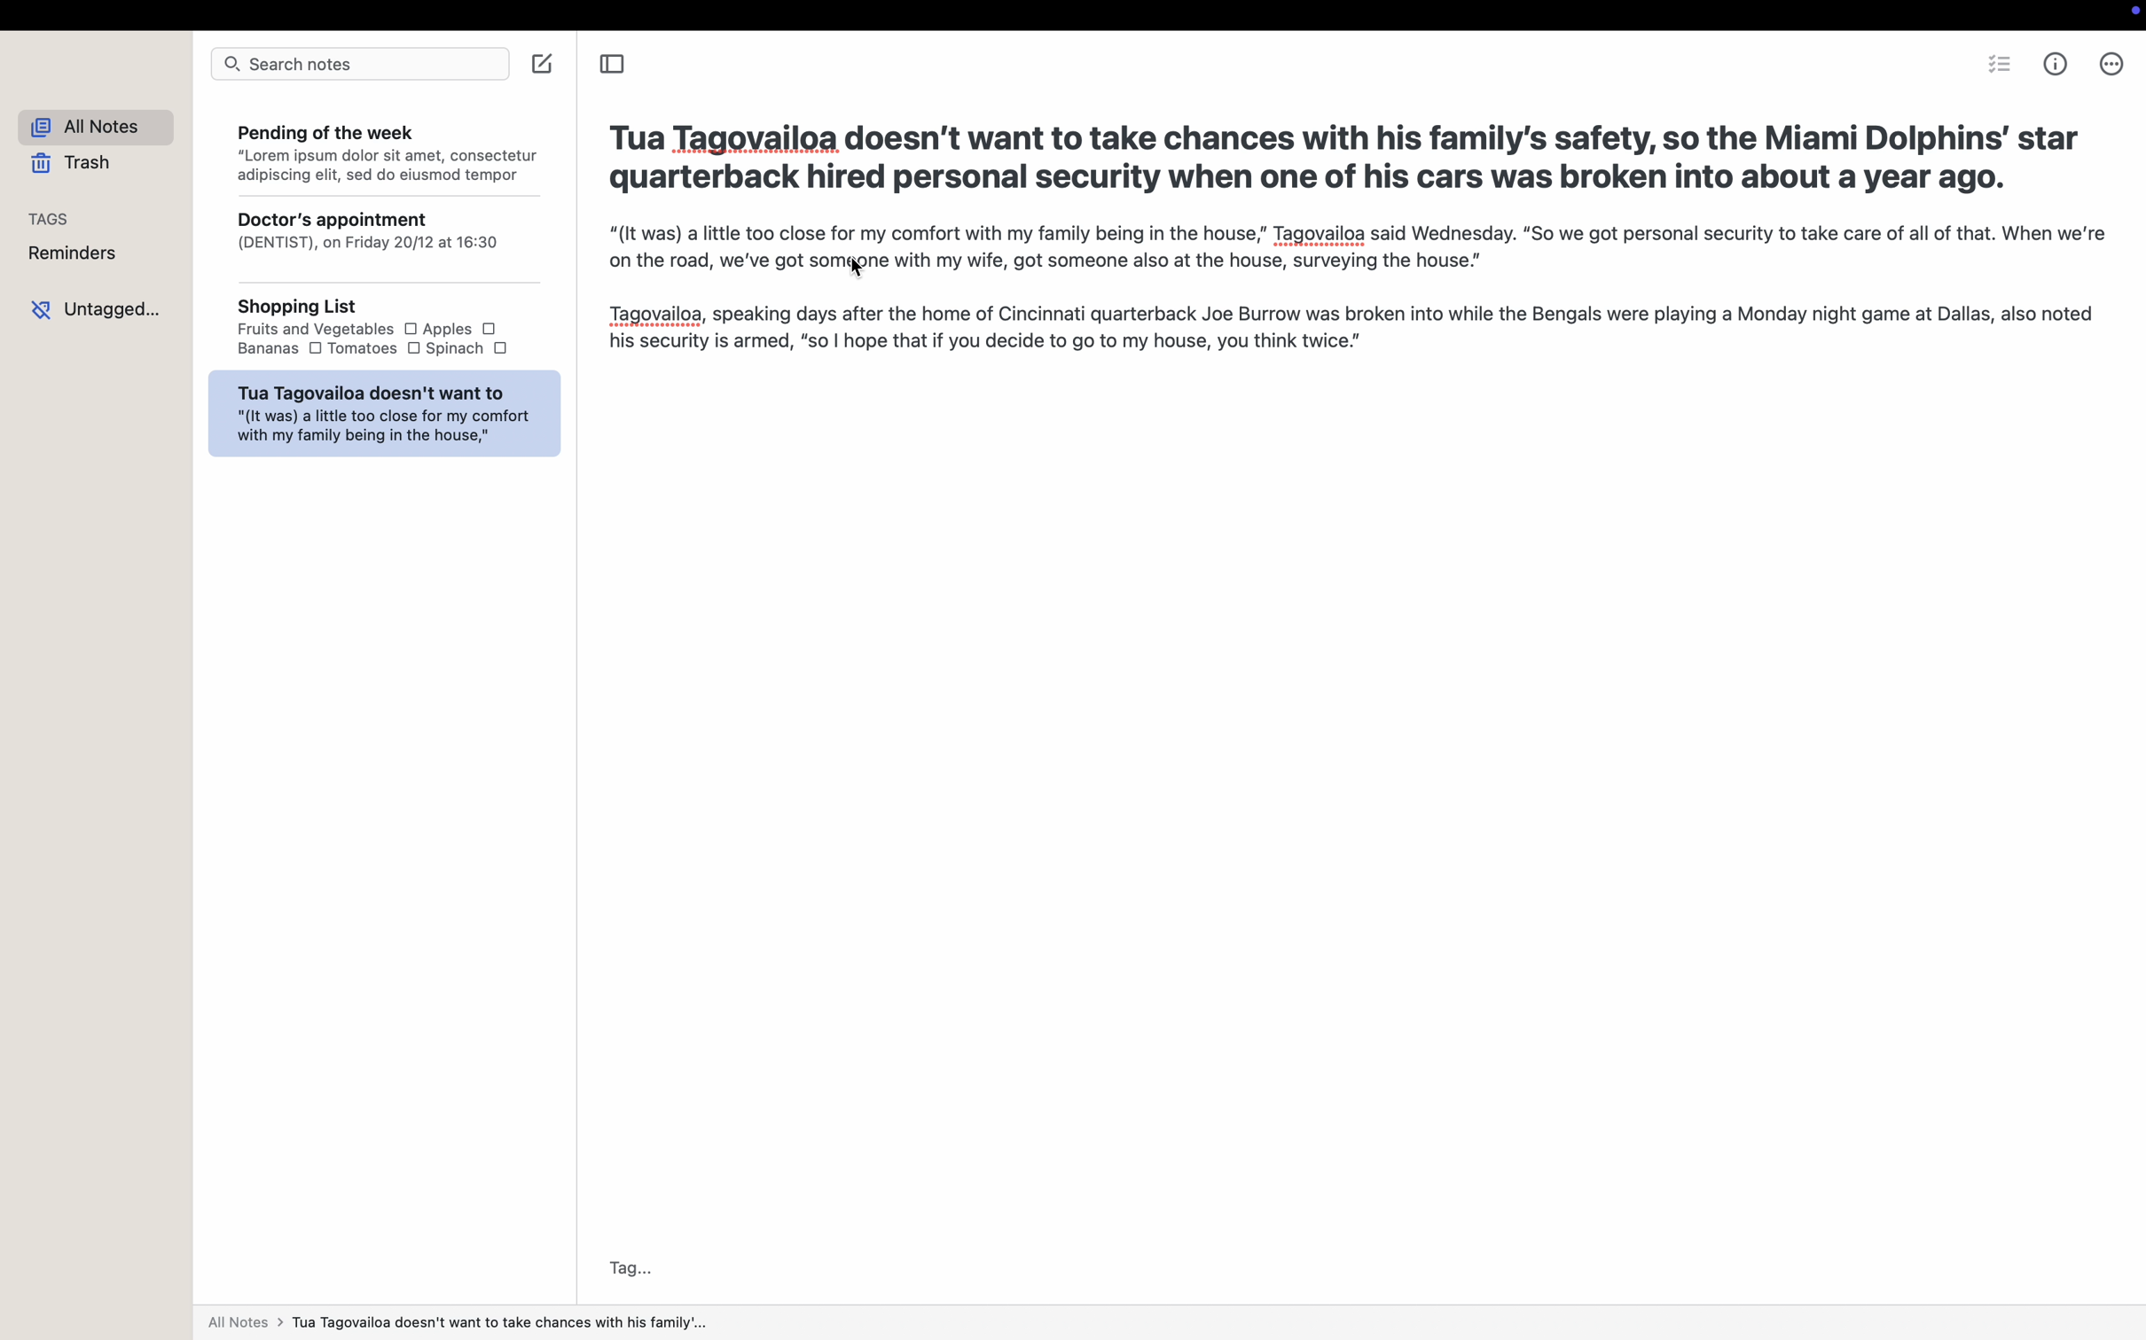  I want to click on Tagovailoa, speaking days after the home of Cincinnati quarterback Joe Burrow was broken into while the Bengals were playing a Monday night game at Dallas, also noted
his security is armed, “so | hope that if you decide to go to my house, you think twice.”, so click(1350, 331).